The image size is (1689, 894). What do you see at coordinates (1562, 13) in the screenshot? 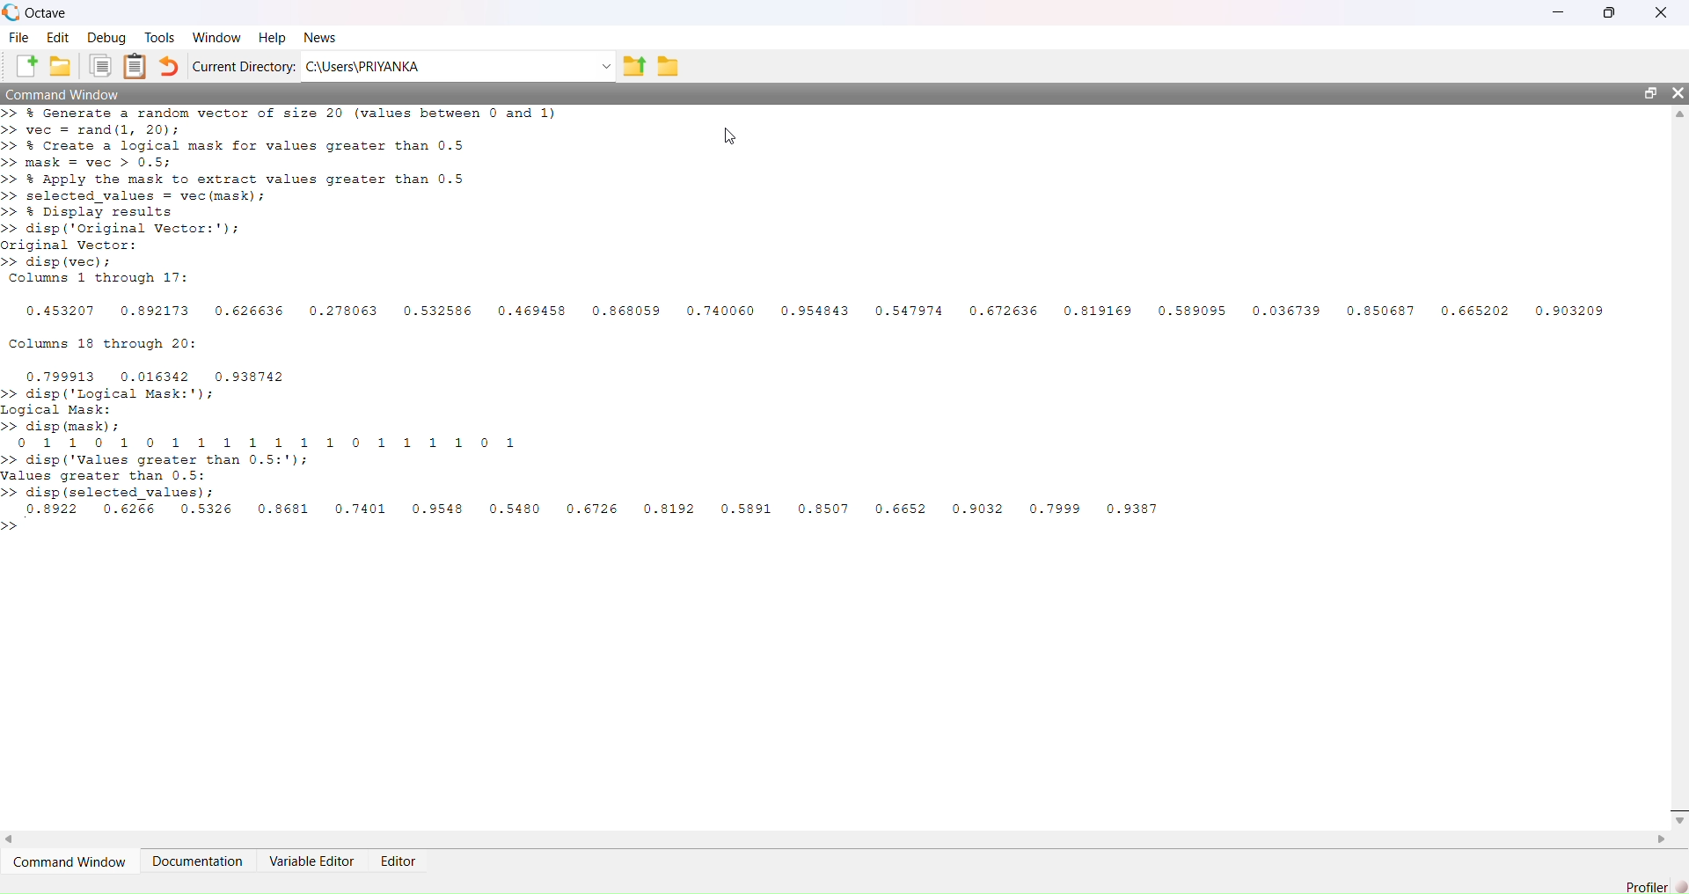
I see `Minimize` at bounding box center [1562, 13].